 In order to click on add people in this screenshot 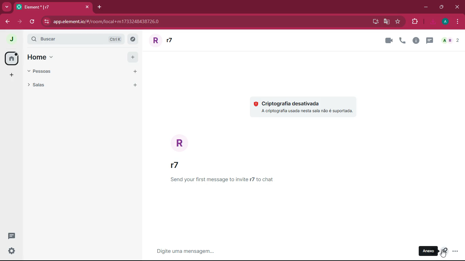, I will do `click(133, 72)`.